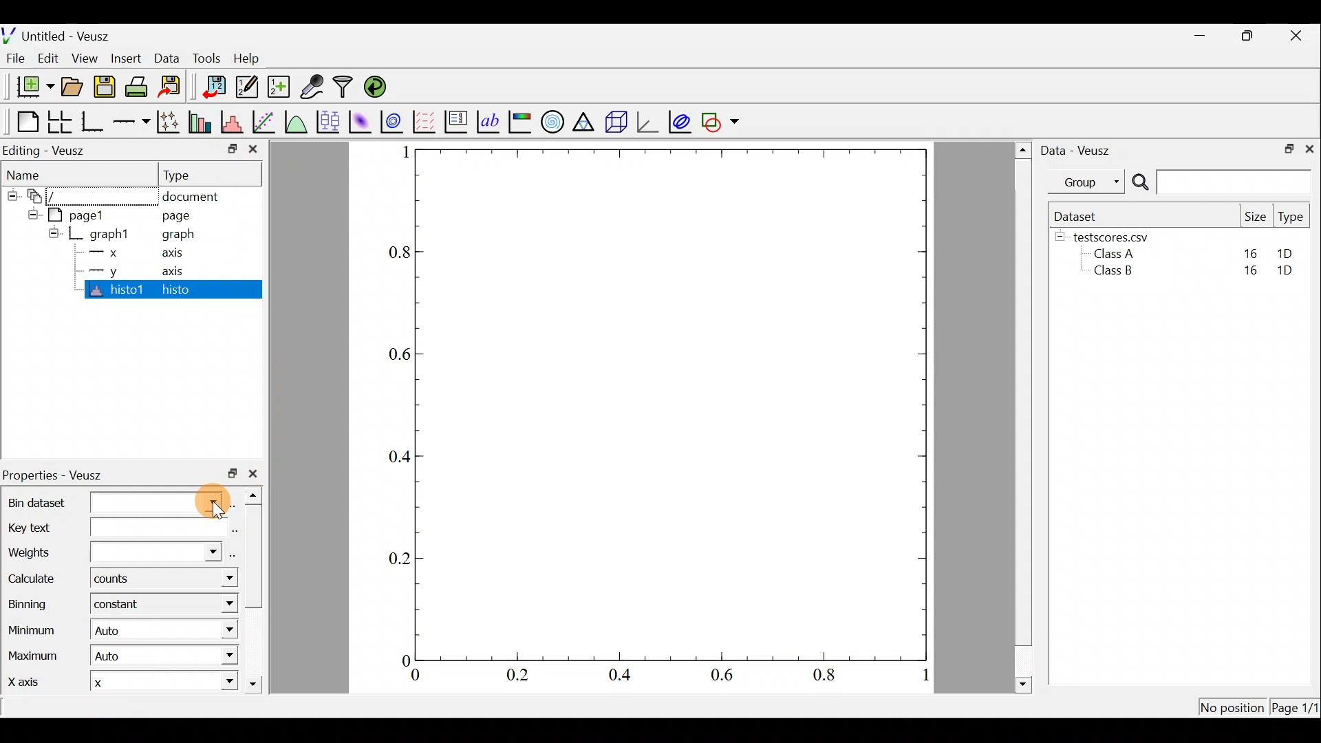  Describe the element at coordinates (265, 121) in the screenshot. I see `Fit a function to data` at that location.